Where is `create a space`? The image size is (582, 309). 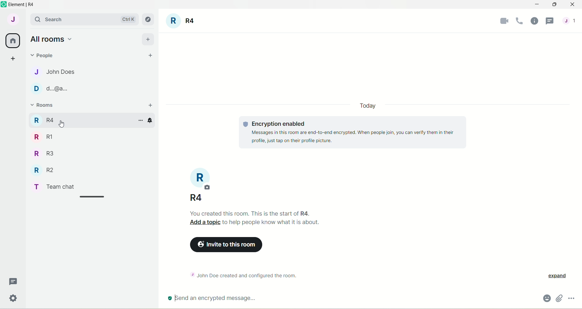 create a space is located at coordinates (12, 58).